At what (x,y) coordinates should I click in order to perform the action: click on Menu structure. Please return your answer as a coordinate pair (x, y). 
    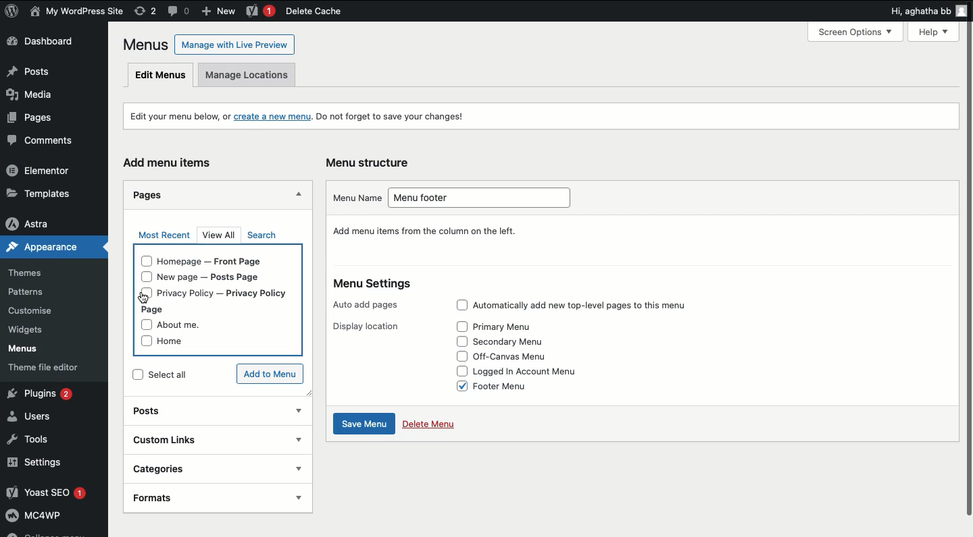
    Looking at the image, I should click on (370, 161).